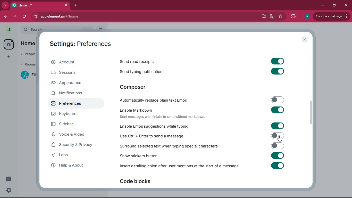 The image size is (352, 198). Describe the element at coordinates (321, 5) in the screenshot. I see `minimize` at that location.